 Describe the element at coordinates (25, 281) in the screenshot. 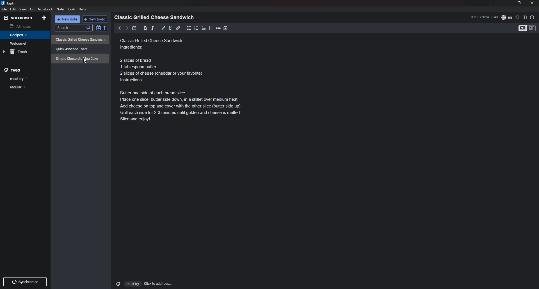

I see `` at that location.